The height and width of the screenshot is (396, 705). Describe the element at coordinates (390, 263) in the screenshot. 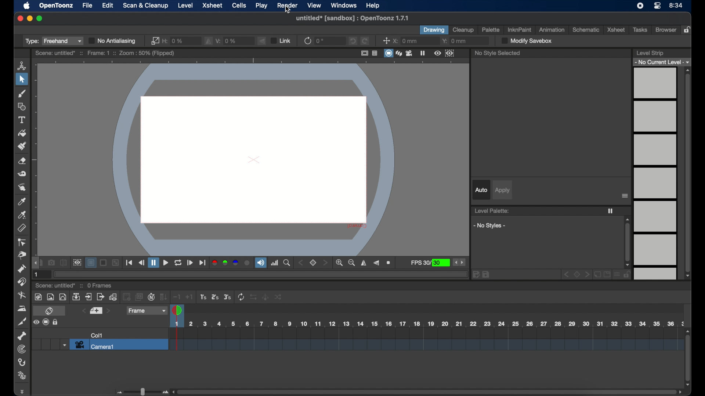

I see `zoom` at that location.